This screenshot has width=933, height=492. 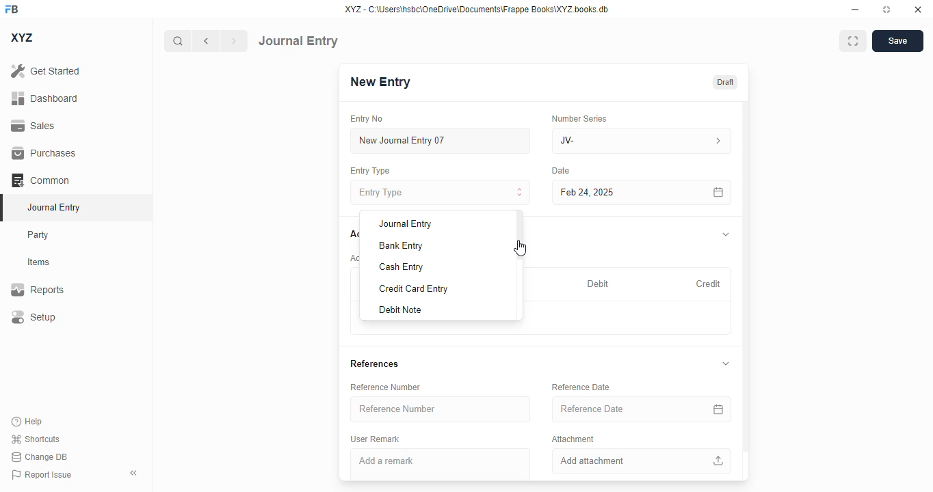 What do you see at coordinates (599, 284) in the screenshot?
I see `debit` at bounding box center [599, 284].